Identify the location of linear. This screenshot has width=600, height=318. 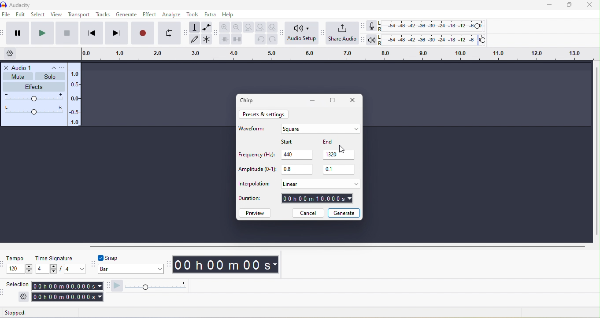
(319, 184).